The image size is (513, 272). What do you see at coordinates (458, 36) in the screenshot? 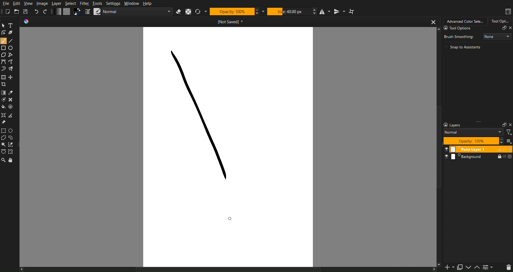
I see `Brush Smoothing` at bounding box center [458, 36].